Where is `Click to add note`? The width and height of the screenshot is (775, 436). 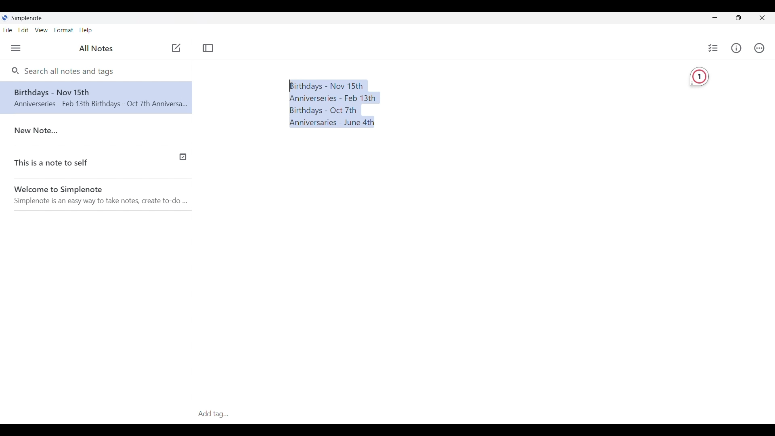
Click to add note is located at coordinates (176, 48).